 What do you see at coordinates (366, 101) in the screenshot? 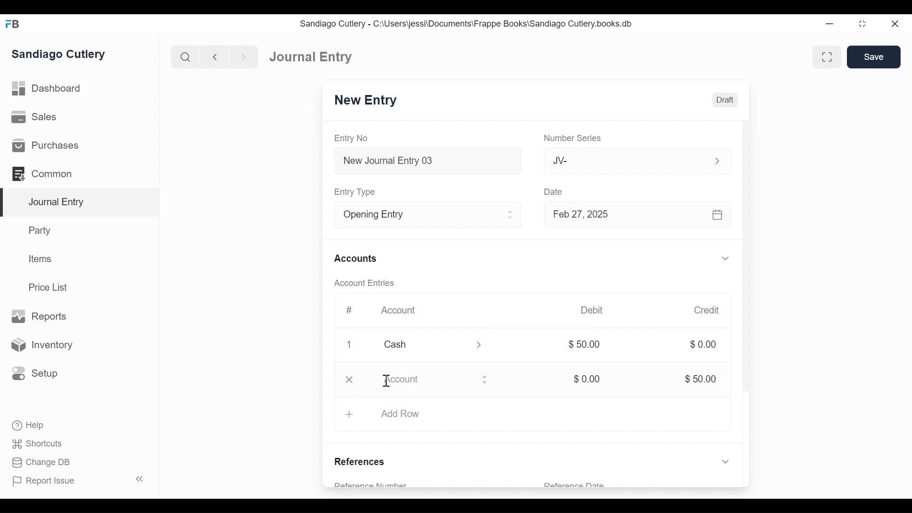
I see `New Entry` at bounding box center [366, 101].